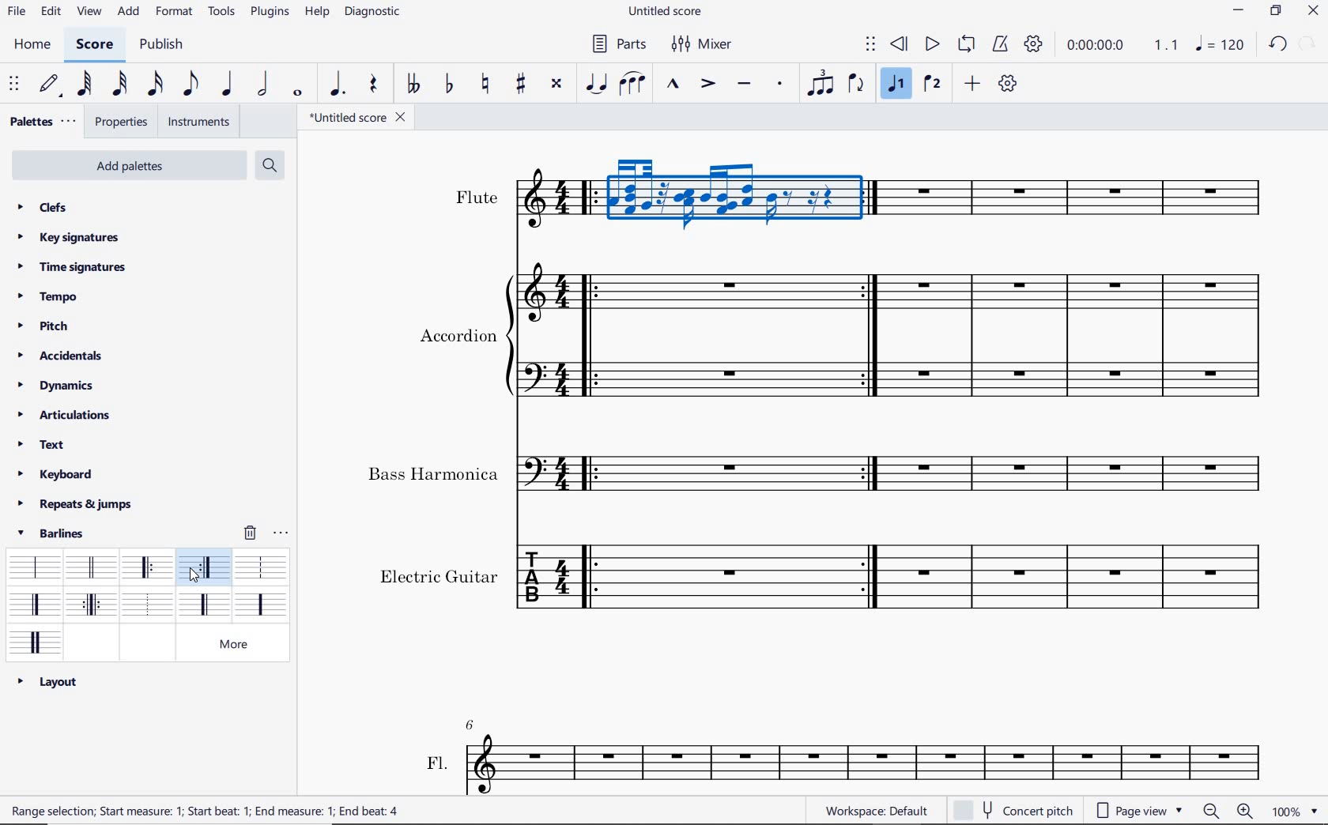 The width and height of the screenshot is (1328, 825). I want to click on search palettes, so click(270, 164).